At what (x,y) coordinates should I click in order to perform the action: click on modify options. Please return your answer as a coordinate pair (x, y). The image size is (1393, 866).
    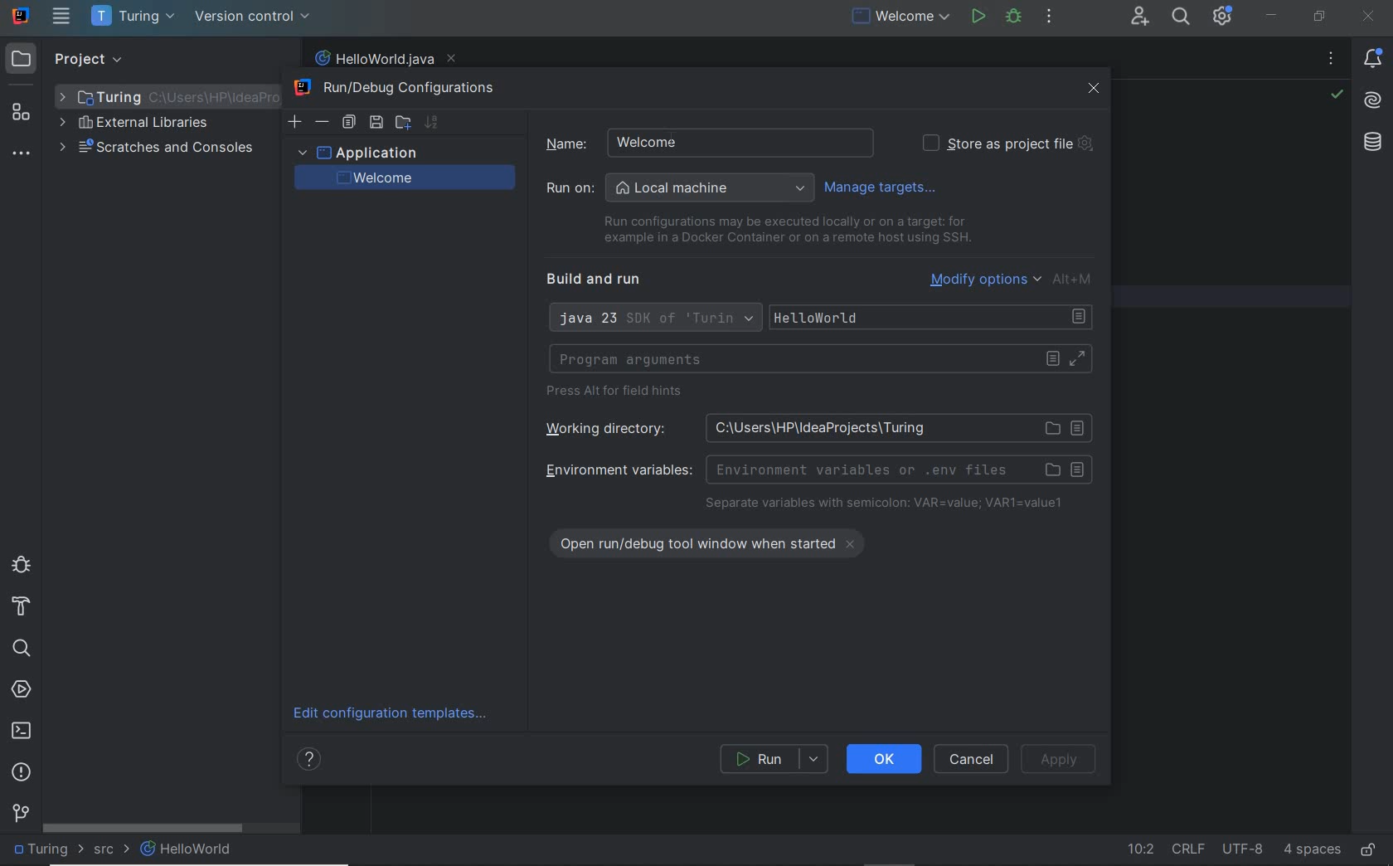
    Looking at the image, I should click on (1013, 279).